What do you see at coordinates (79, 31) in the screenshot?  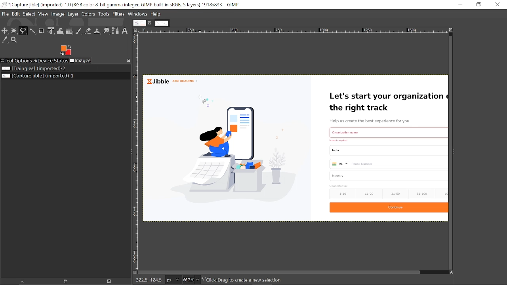 I see `Paintbrush tool` at bounding box center [79, 31].